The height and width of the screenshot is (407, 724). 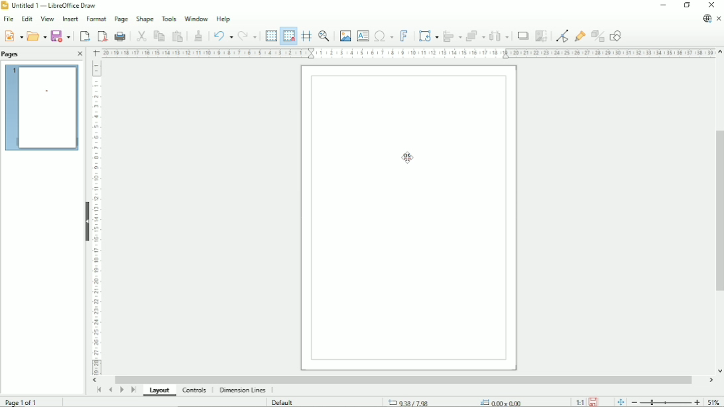 I want to click on Show draw functions, so click(x=615, y=35).